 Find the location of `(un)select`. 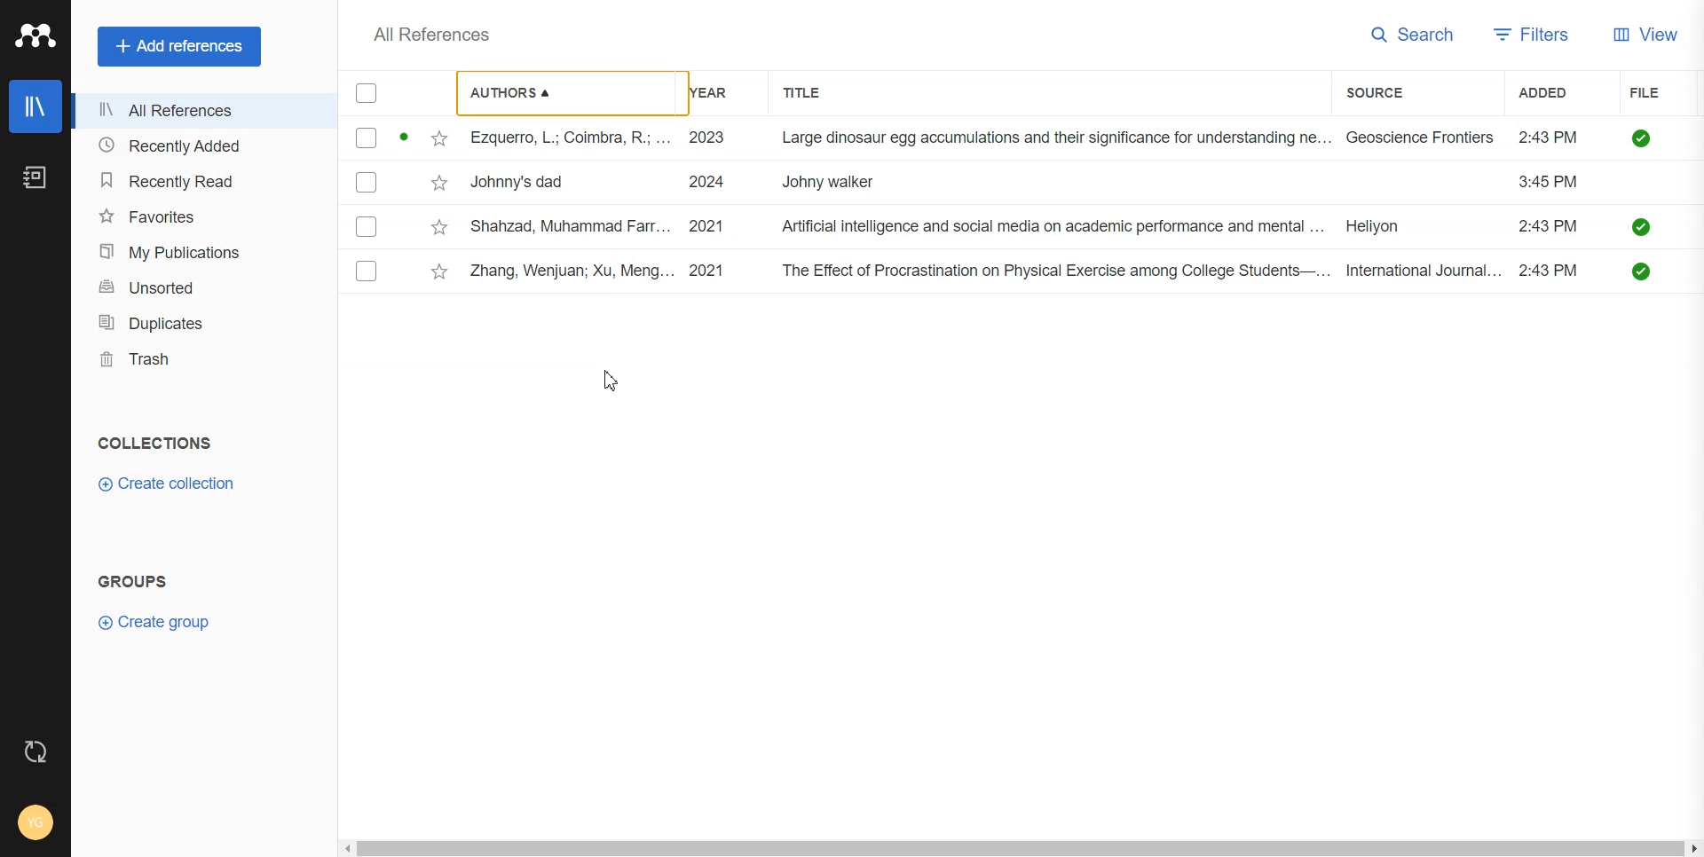

(un)select is located at coordinates (368, 228).